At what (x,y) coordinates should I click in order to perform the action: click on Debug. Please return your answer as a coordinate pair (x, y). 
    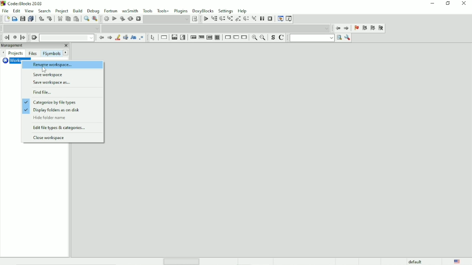
    Looking at the image, I should click on (93, 10).